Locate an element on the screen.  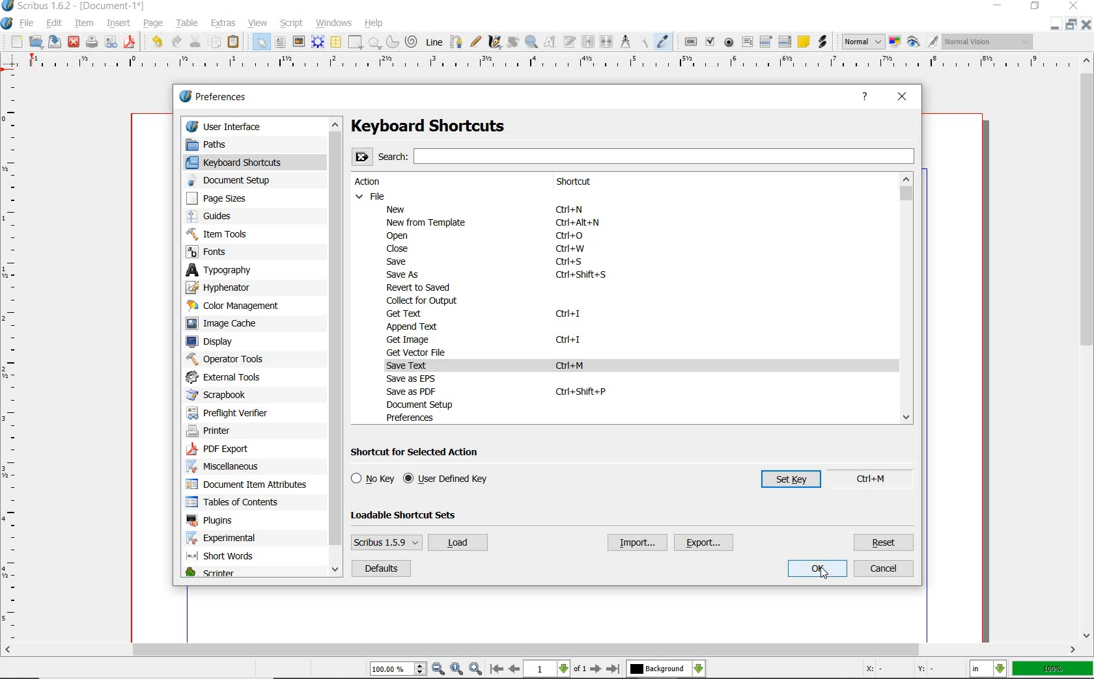
Ctrl + Alt + N is located at coordinates (578, 224).